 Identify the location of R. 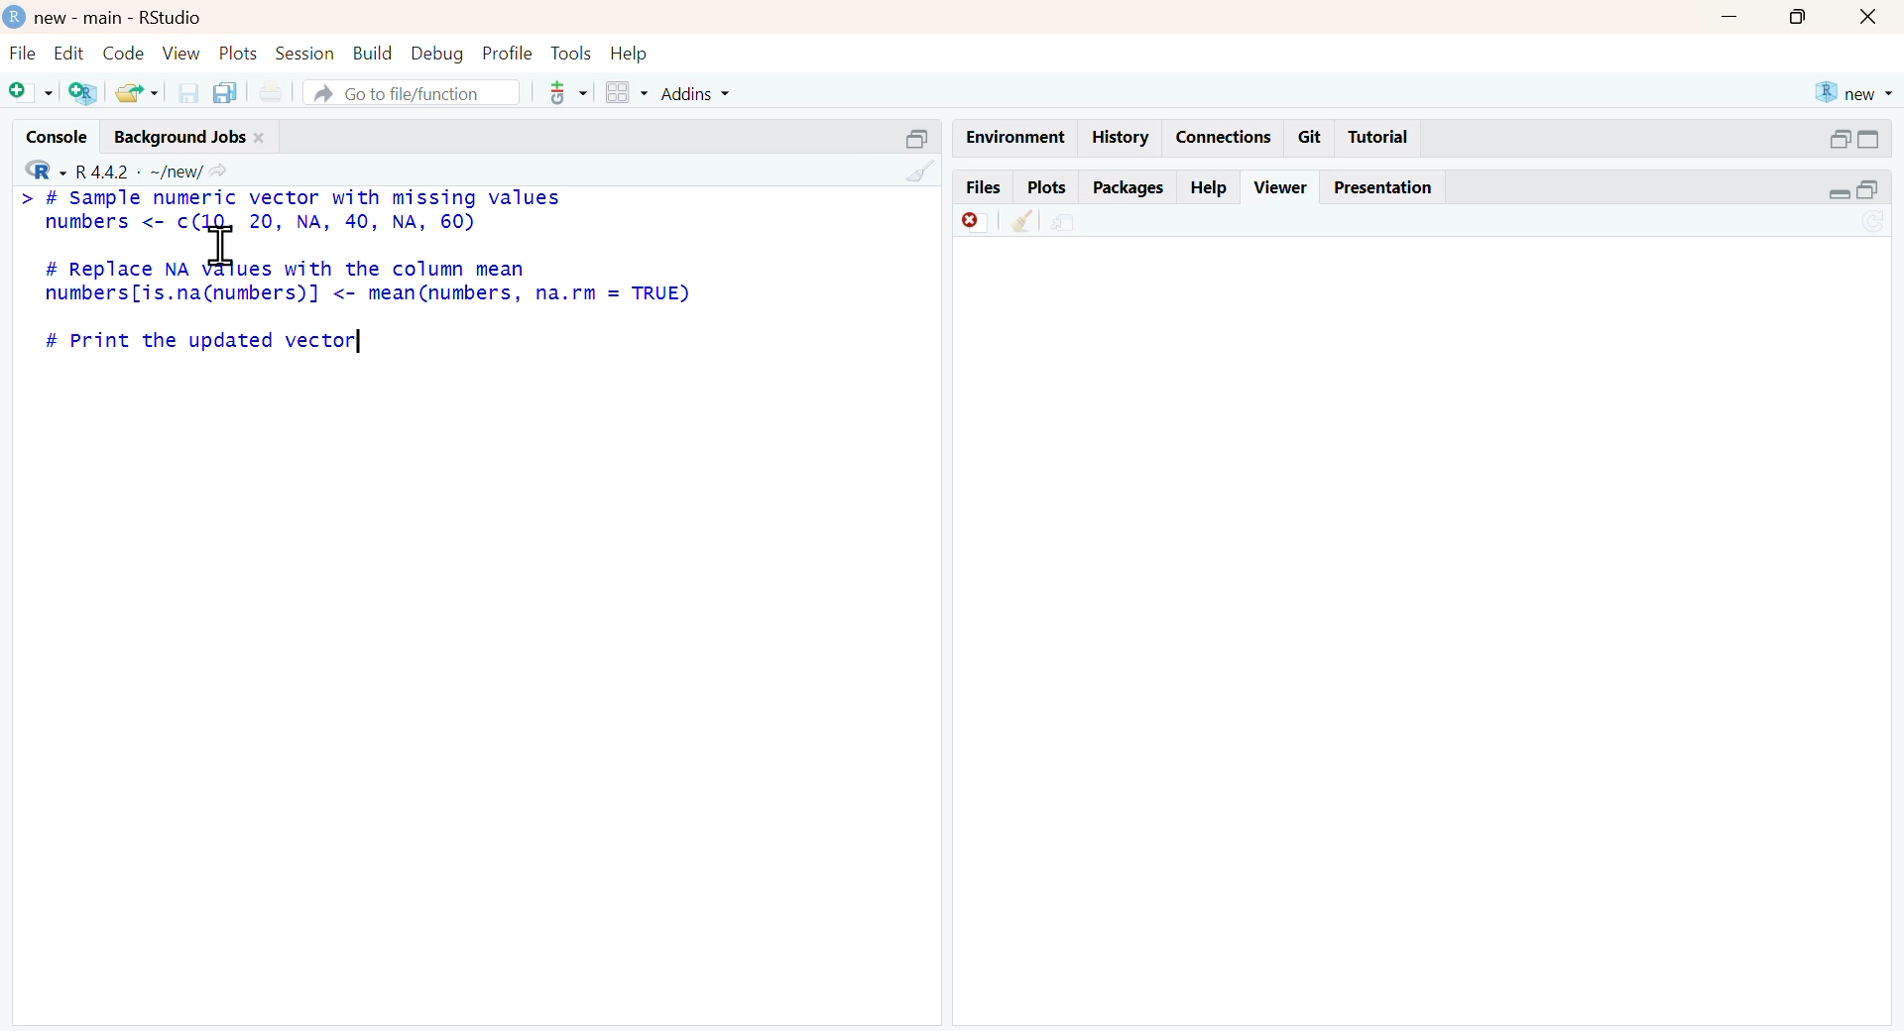
(48, 171).